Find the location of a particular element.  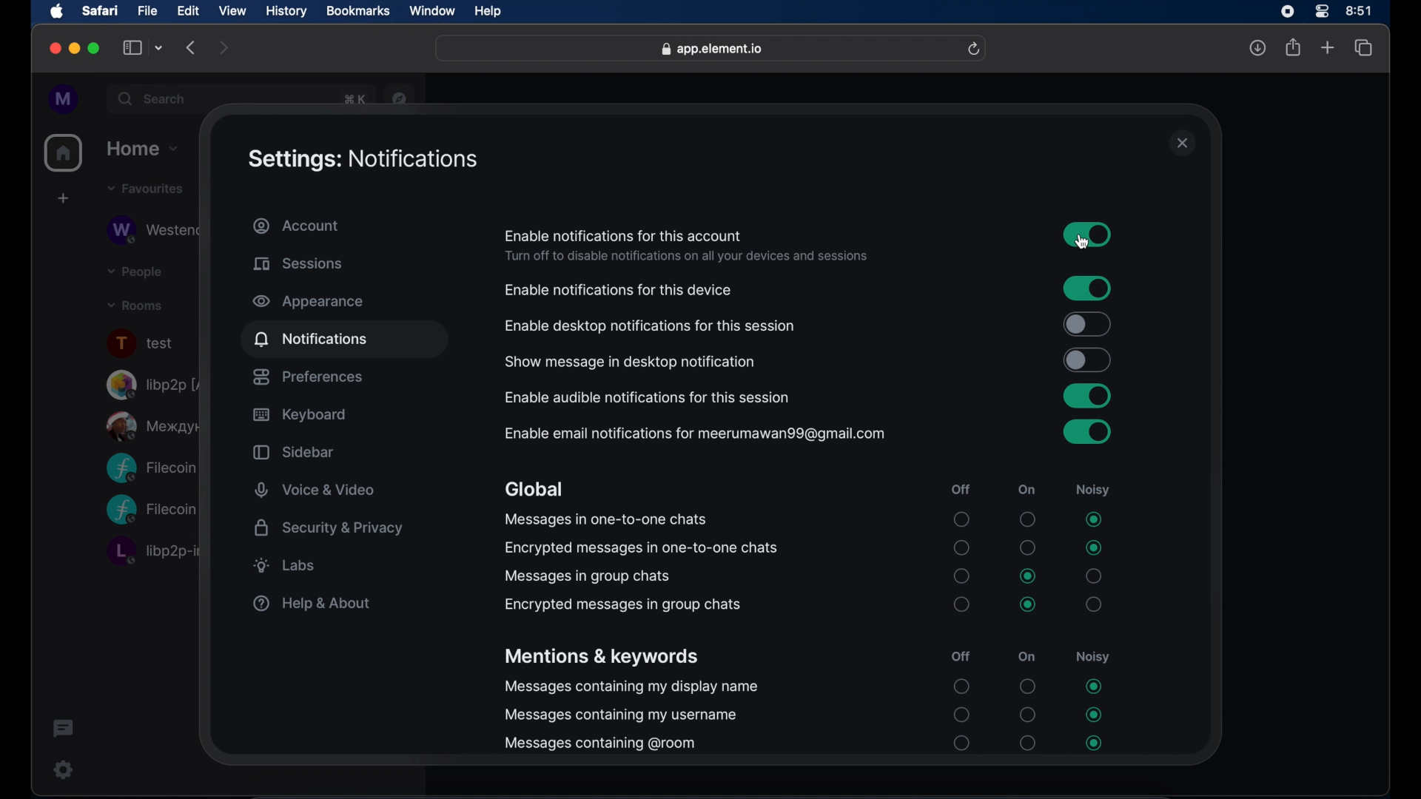

create space is located at coordinates (66, 198).